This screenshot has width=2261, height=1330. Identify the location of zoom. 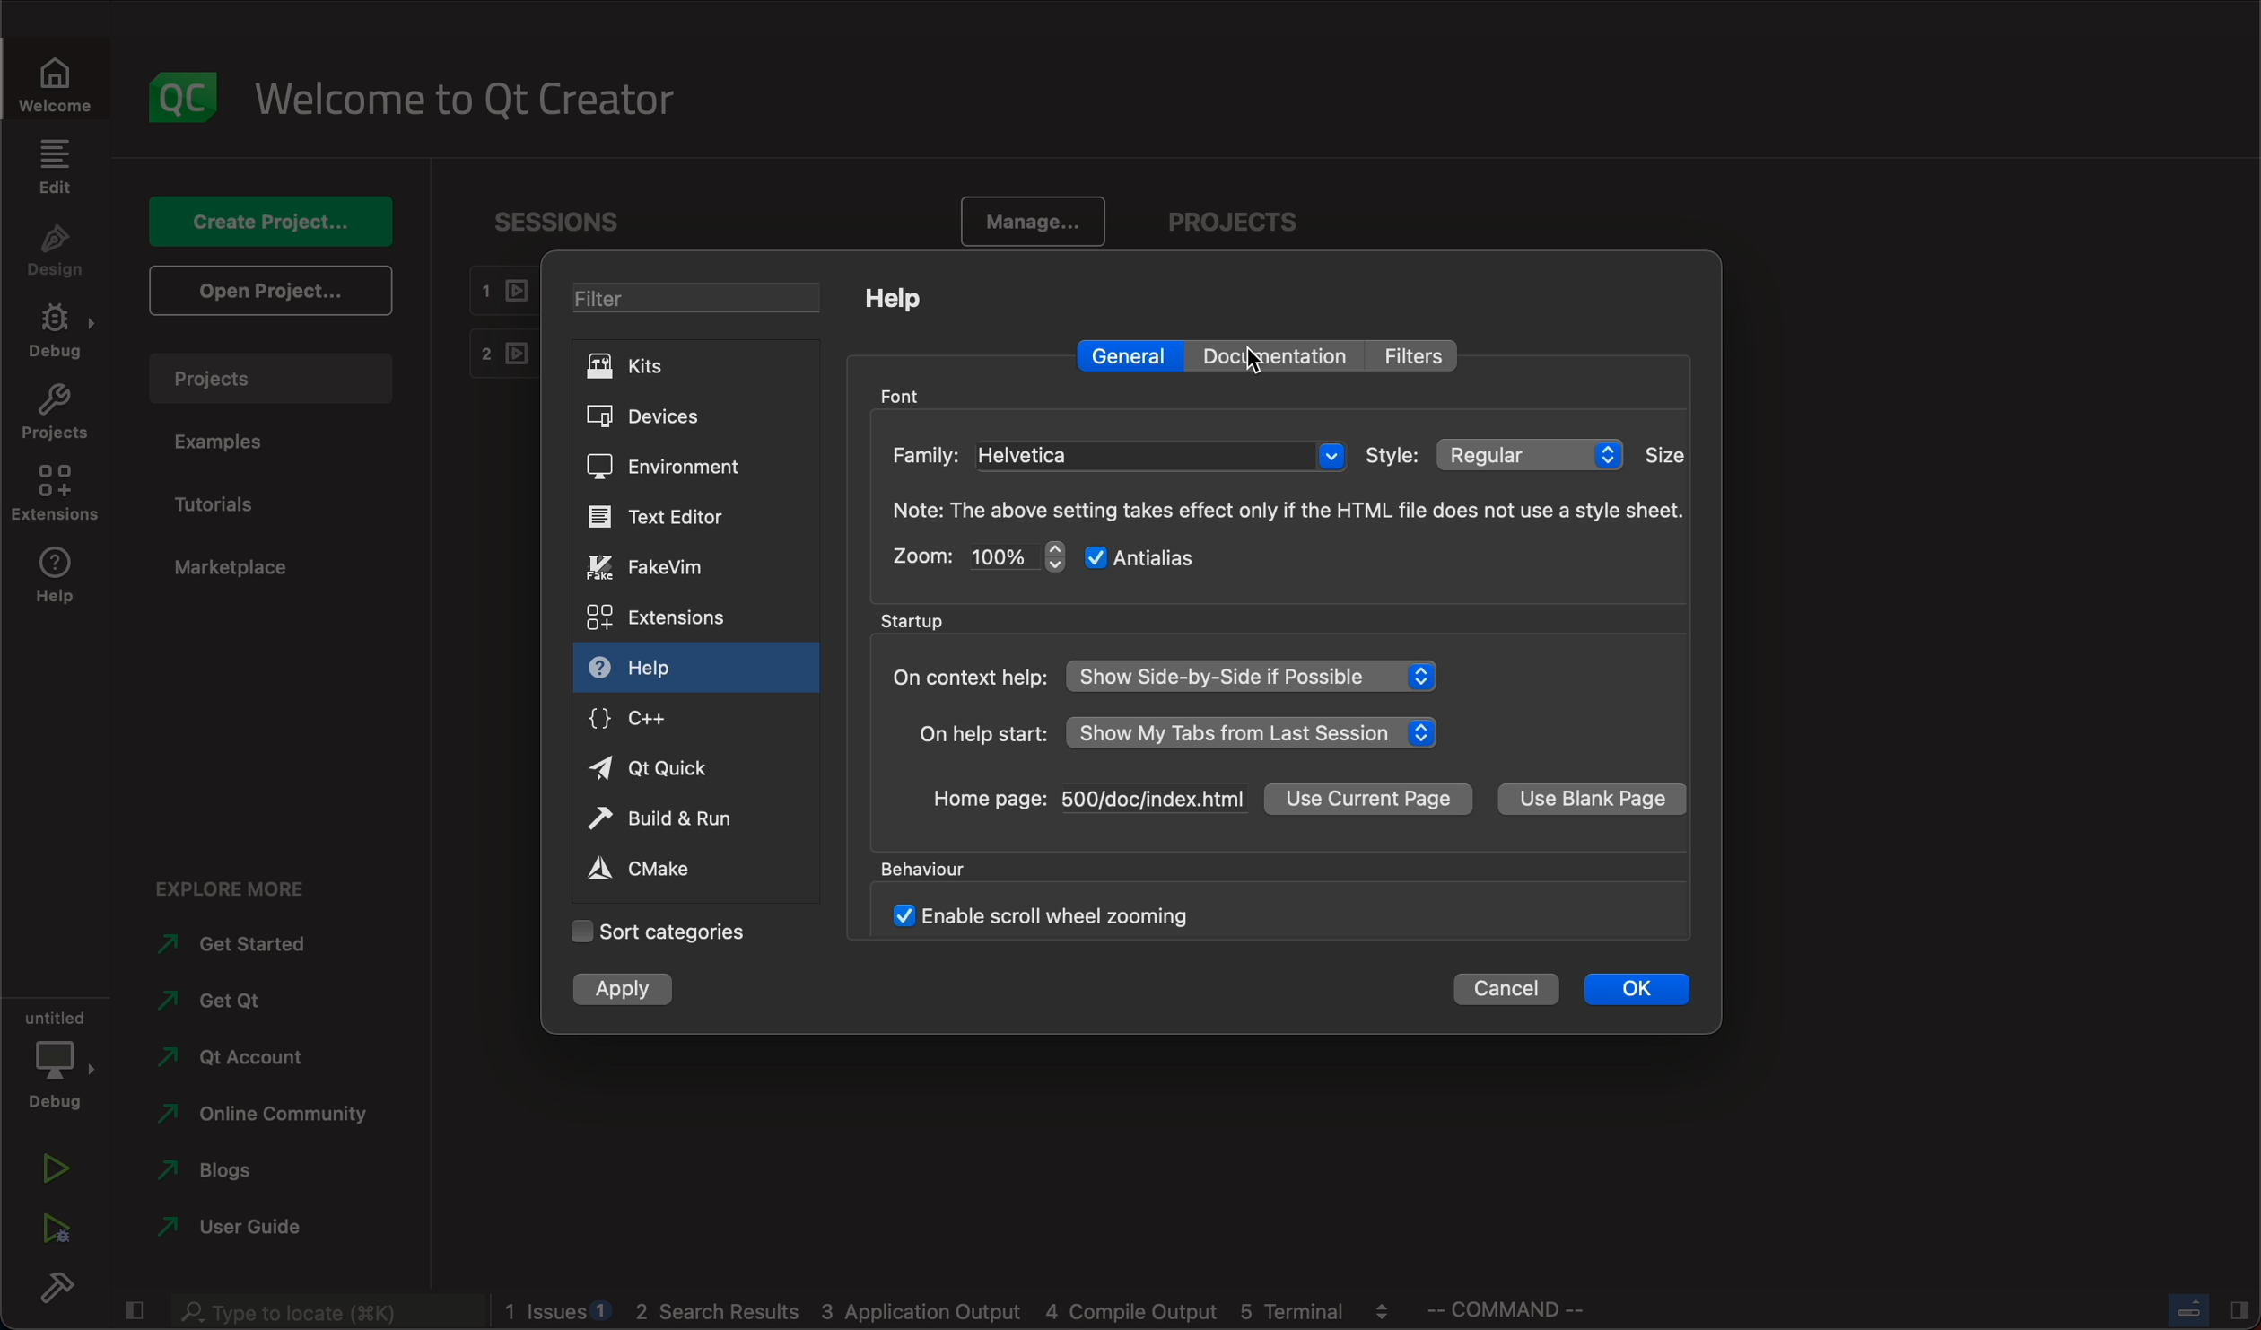
(972, 558).